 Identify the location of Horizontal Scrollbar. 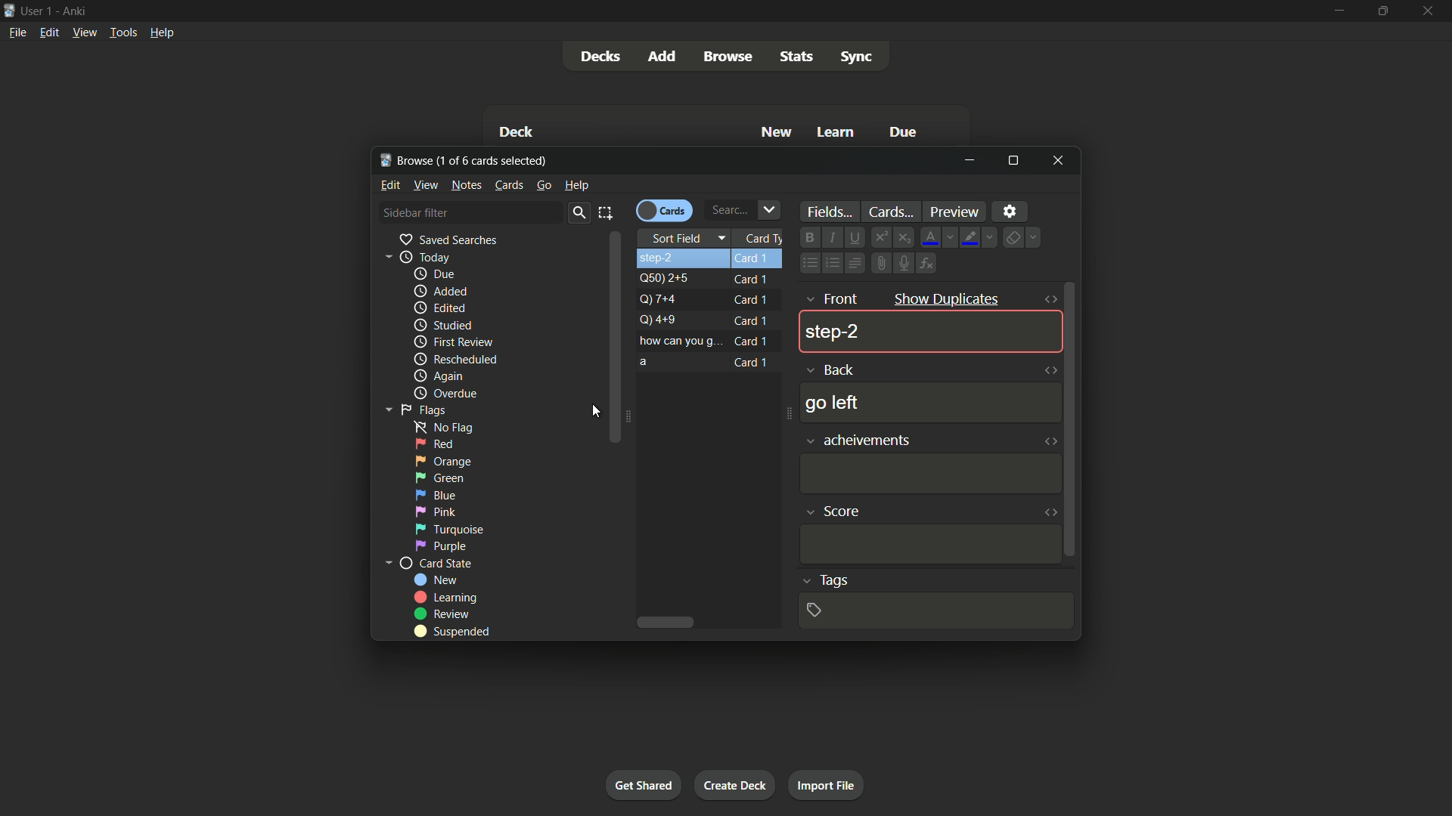
(671, 623).